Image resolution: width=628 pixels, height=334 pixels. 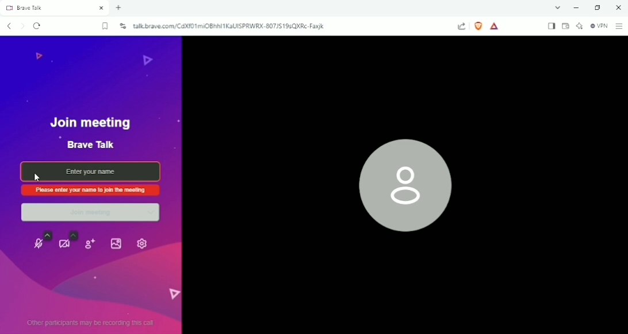 What do you see at coordinates (579, 26) in the screenshot?
I see `Leo AI` at bounding box center [579, 26].